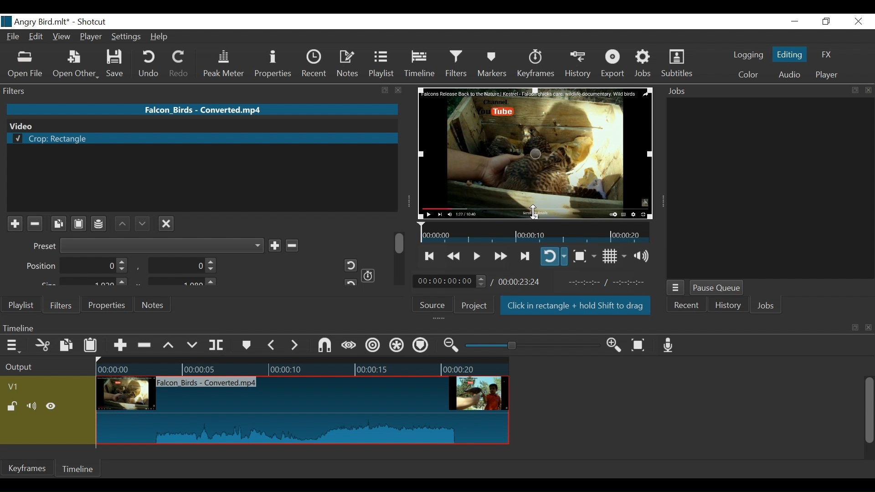 The width and height of the screenshot is (875, 492). Describe the element at coordinates (303, 411) in the screenshot. I see `Video track clip` at that location.